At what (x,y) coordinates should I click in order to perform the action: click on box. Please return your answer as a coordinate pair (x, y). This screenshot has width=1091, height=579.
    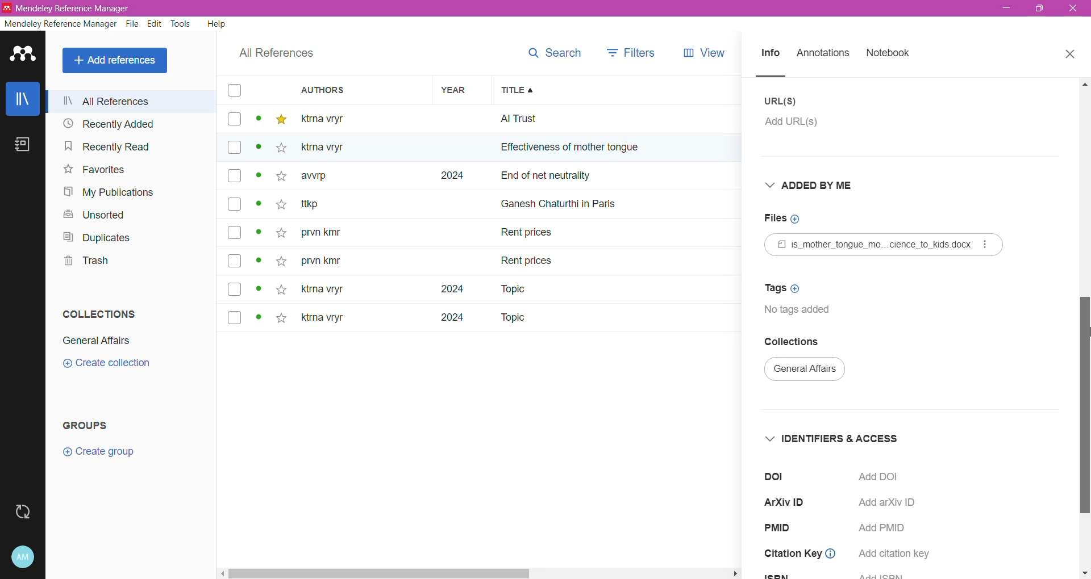
    Looking at the image, I should click on (235, 262).